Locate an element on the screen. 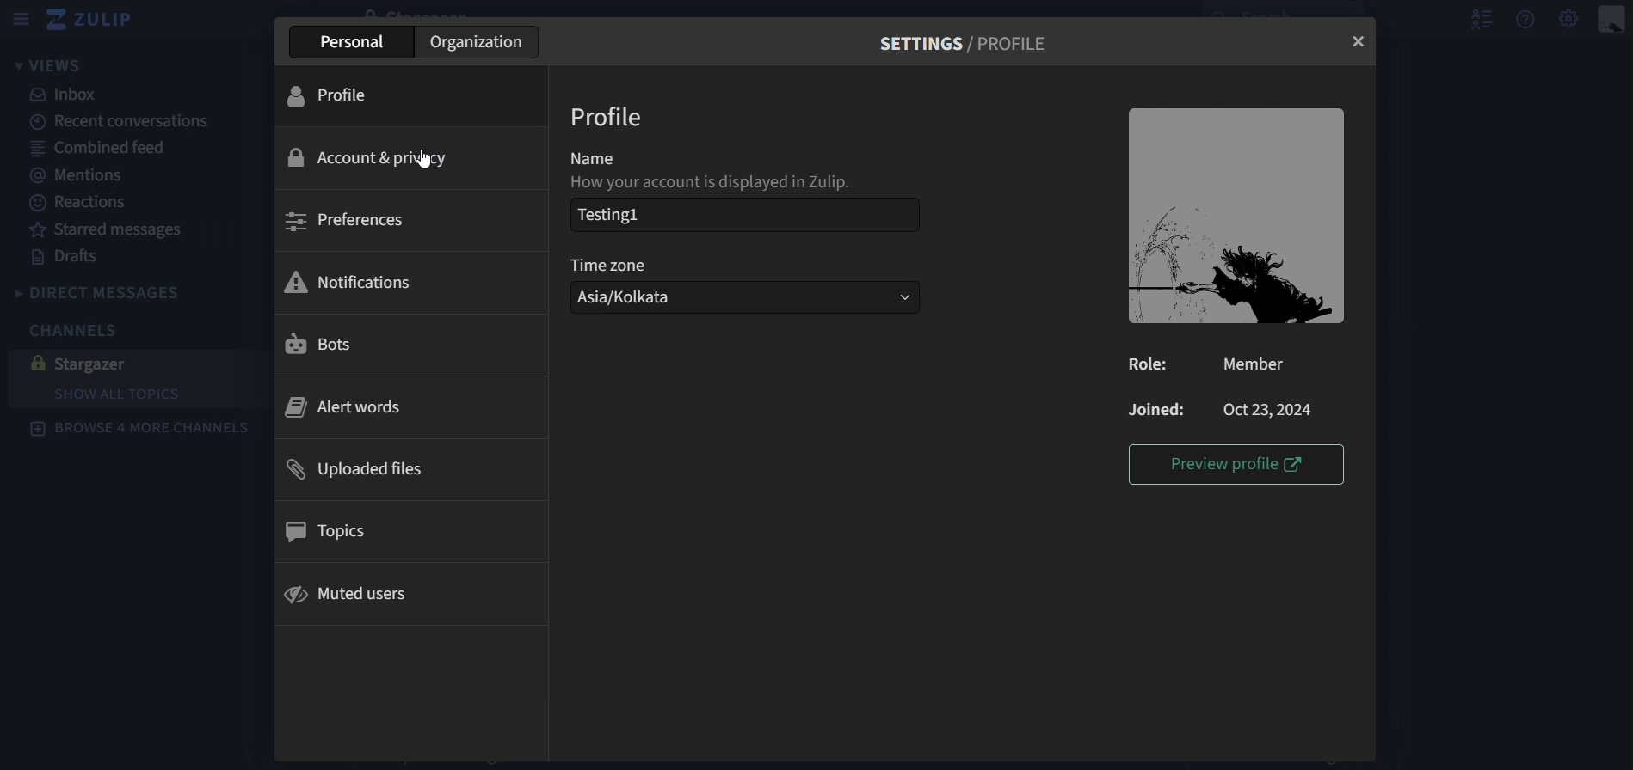  name is located at coordinates (601, 156).